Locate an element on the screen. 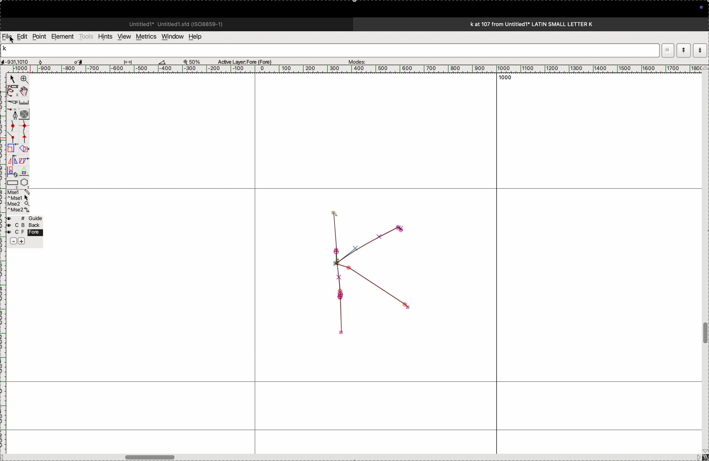  modes is located at coordinates (355, 60).